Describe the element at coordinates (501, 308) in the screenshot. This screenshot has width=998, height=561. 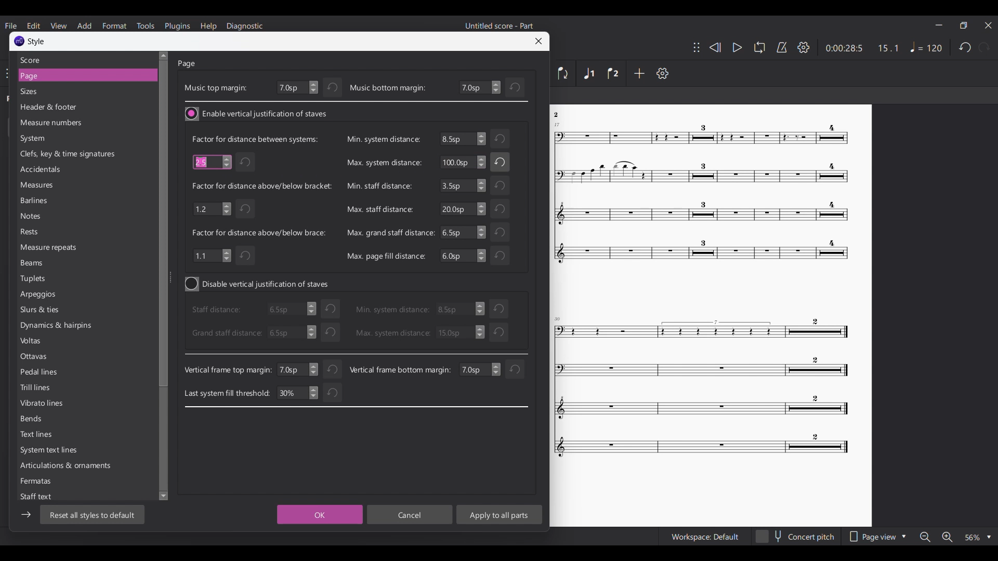
I see `reset` at that location.